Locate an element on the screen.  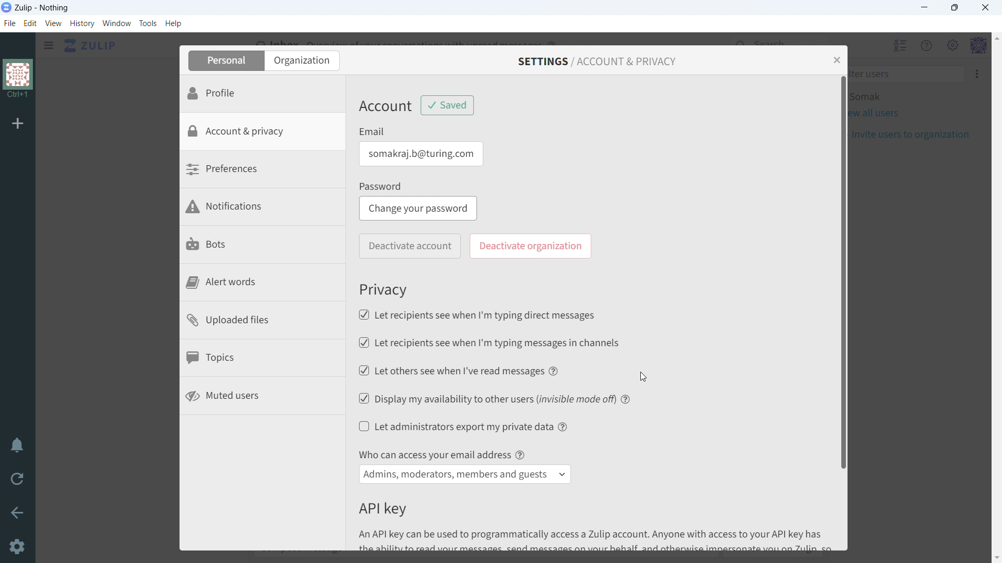
organization is located at coordinates (19, 80).